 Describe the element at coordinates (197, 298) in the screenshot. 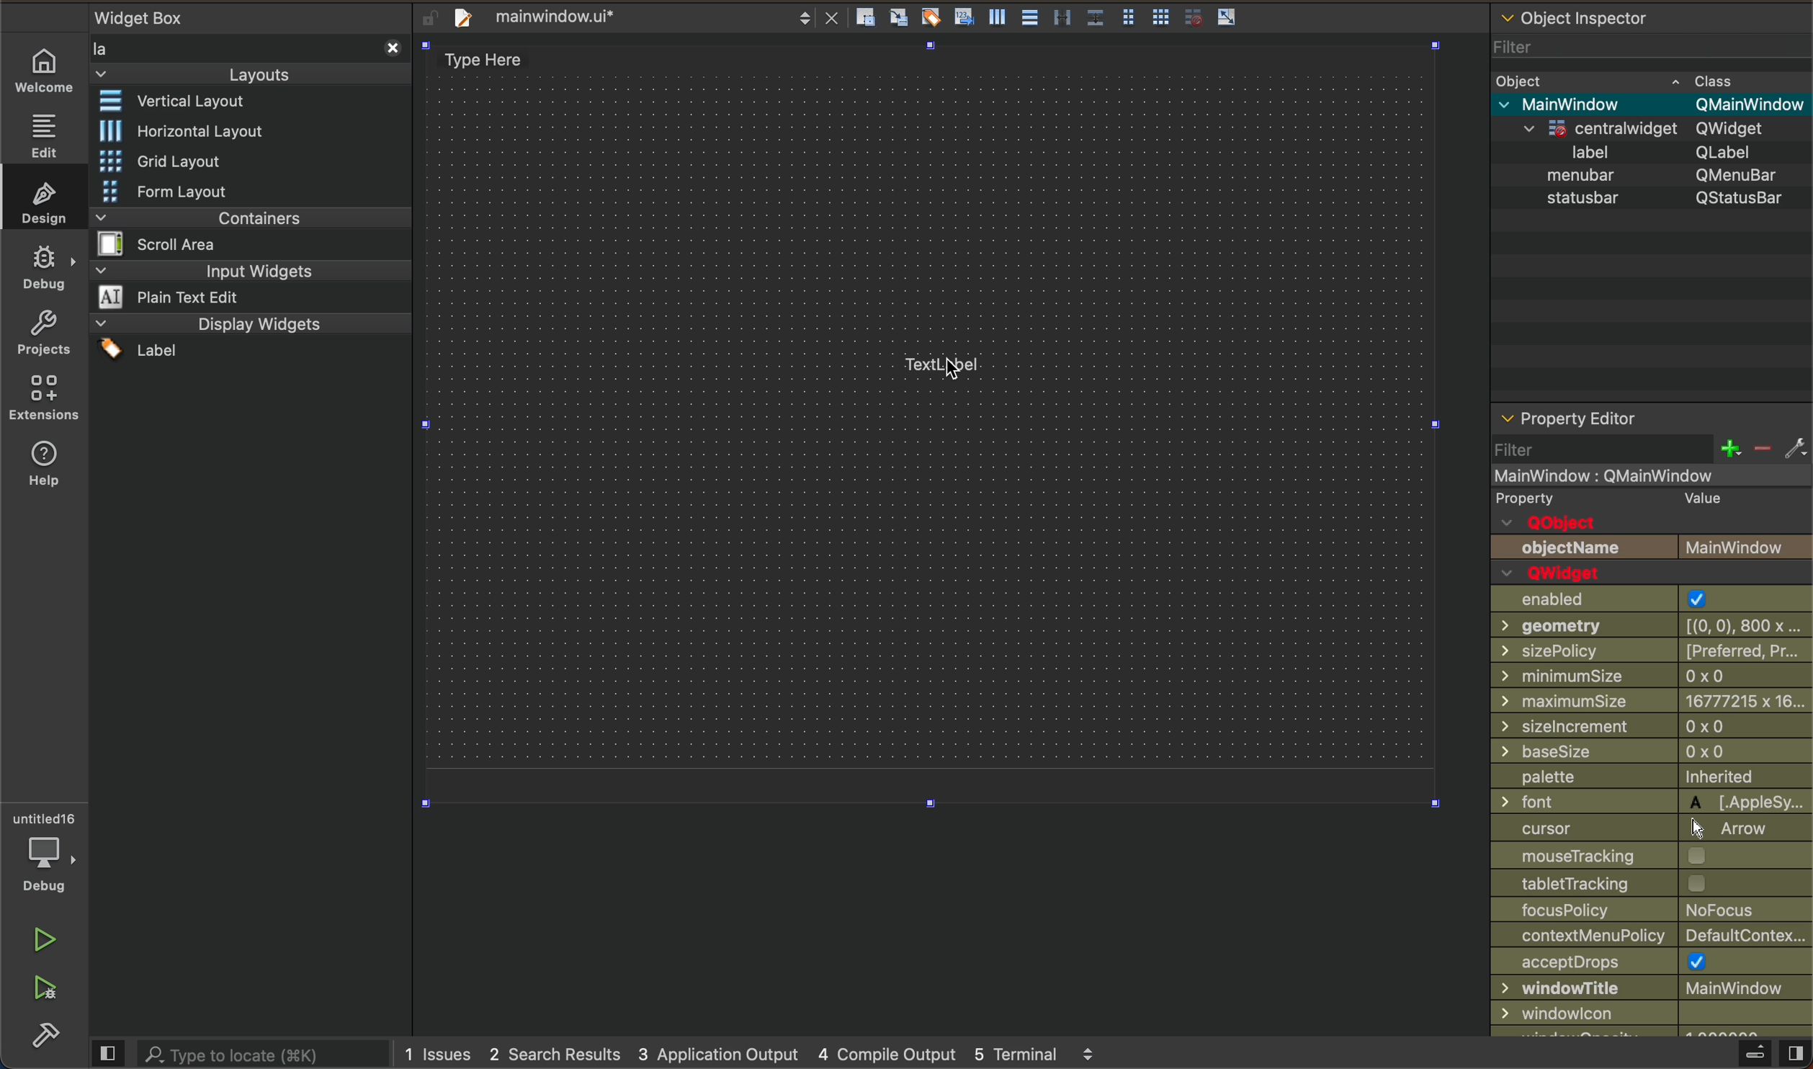

I see `plane text edit` at that location.